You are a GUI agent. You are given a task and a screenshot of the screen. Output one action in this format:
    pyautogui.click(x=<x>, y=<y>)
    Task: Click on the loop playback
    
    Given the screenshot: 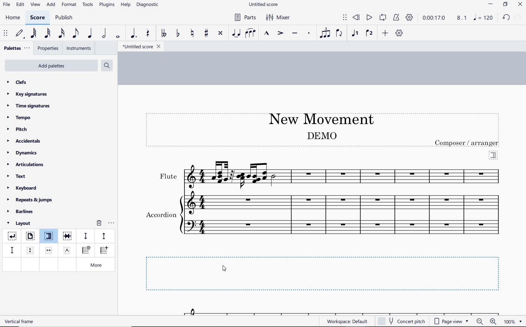 What is the action you would take?
    pyautogui.click(x=384, y=18)
    